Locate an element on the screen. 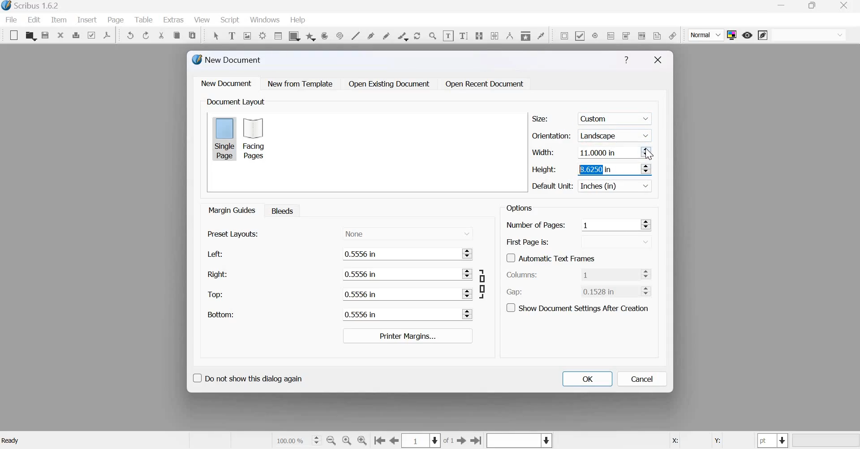  cursor is located at coordinates (649, 154).